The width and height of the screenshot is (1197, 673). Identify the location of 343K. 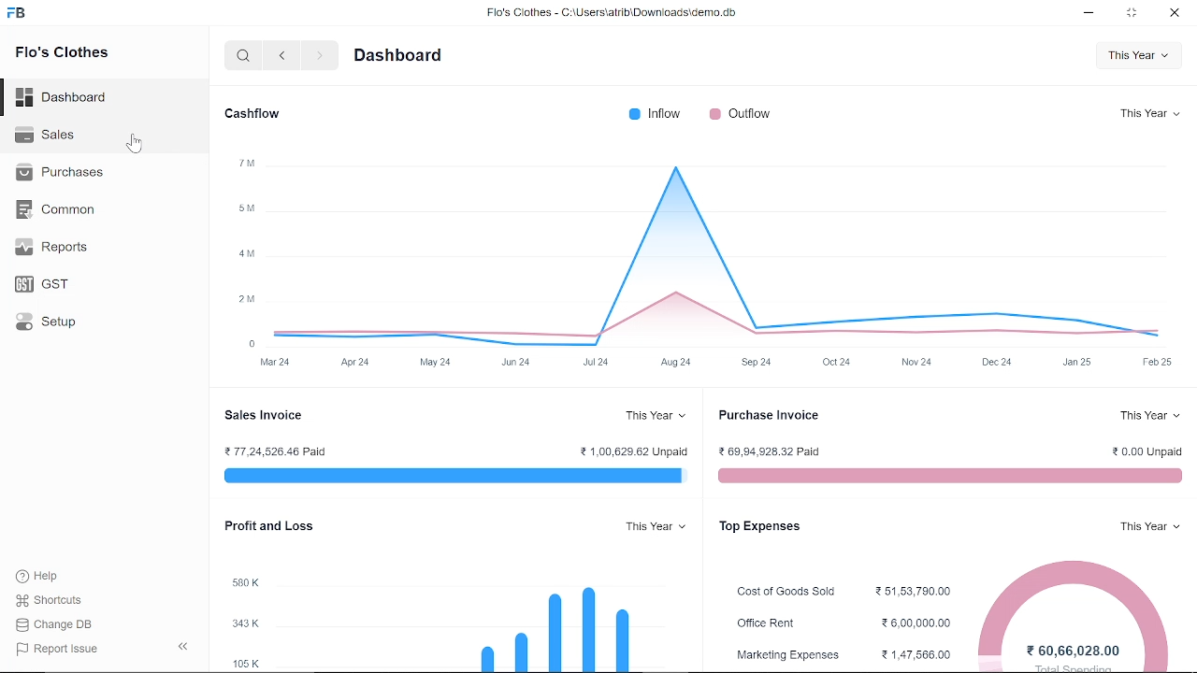
(248, 623).